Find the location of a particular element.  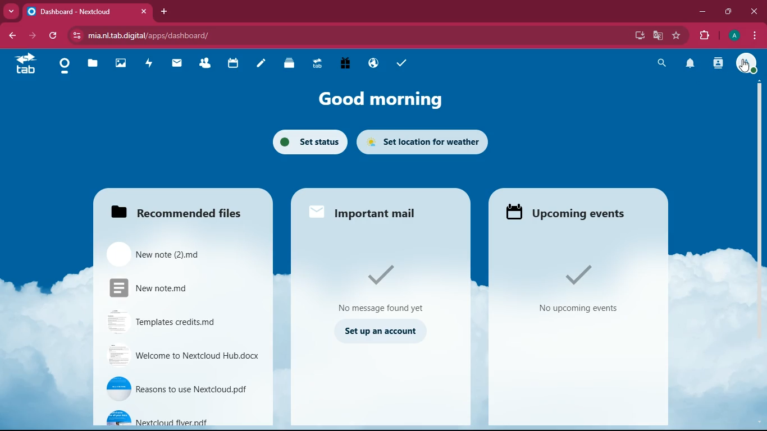

refresh is located at coordinates (53, 36).